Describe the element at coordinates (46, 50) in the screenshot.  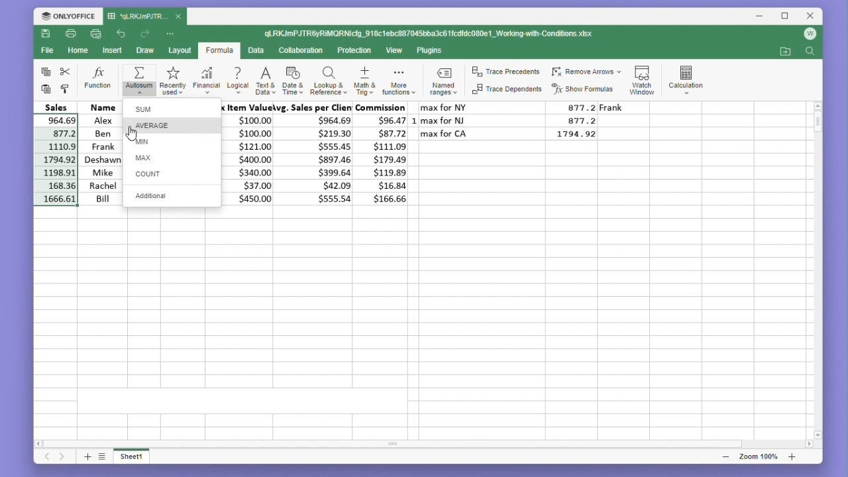
I see `File` at that location.